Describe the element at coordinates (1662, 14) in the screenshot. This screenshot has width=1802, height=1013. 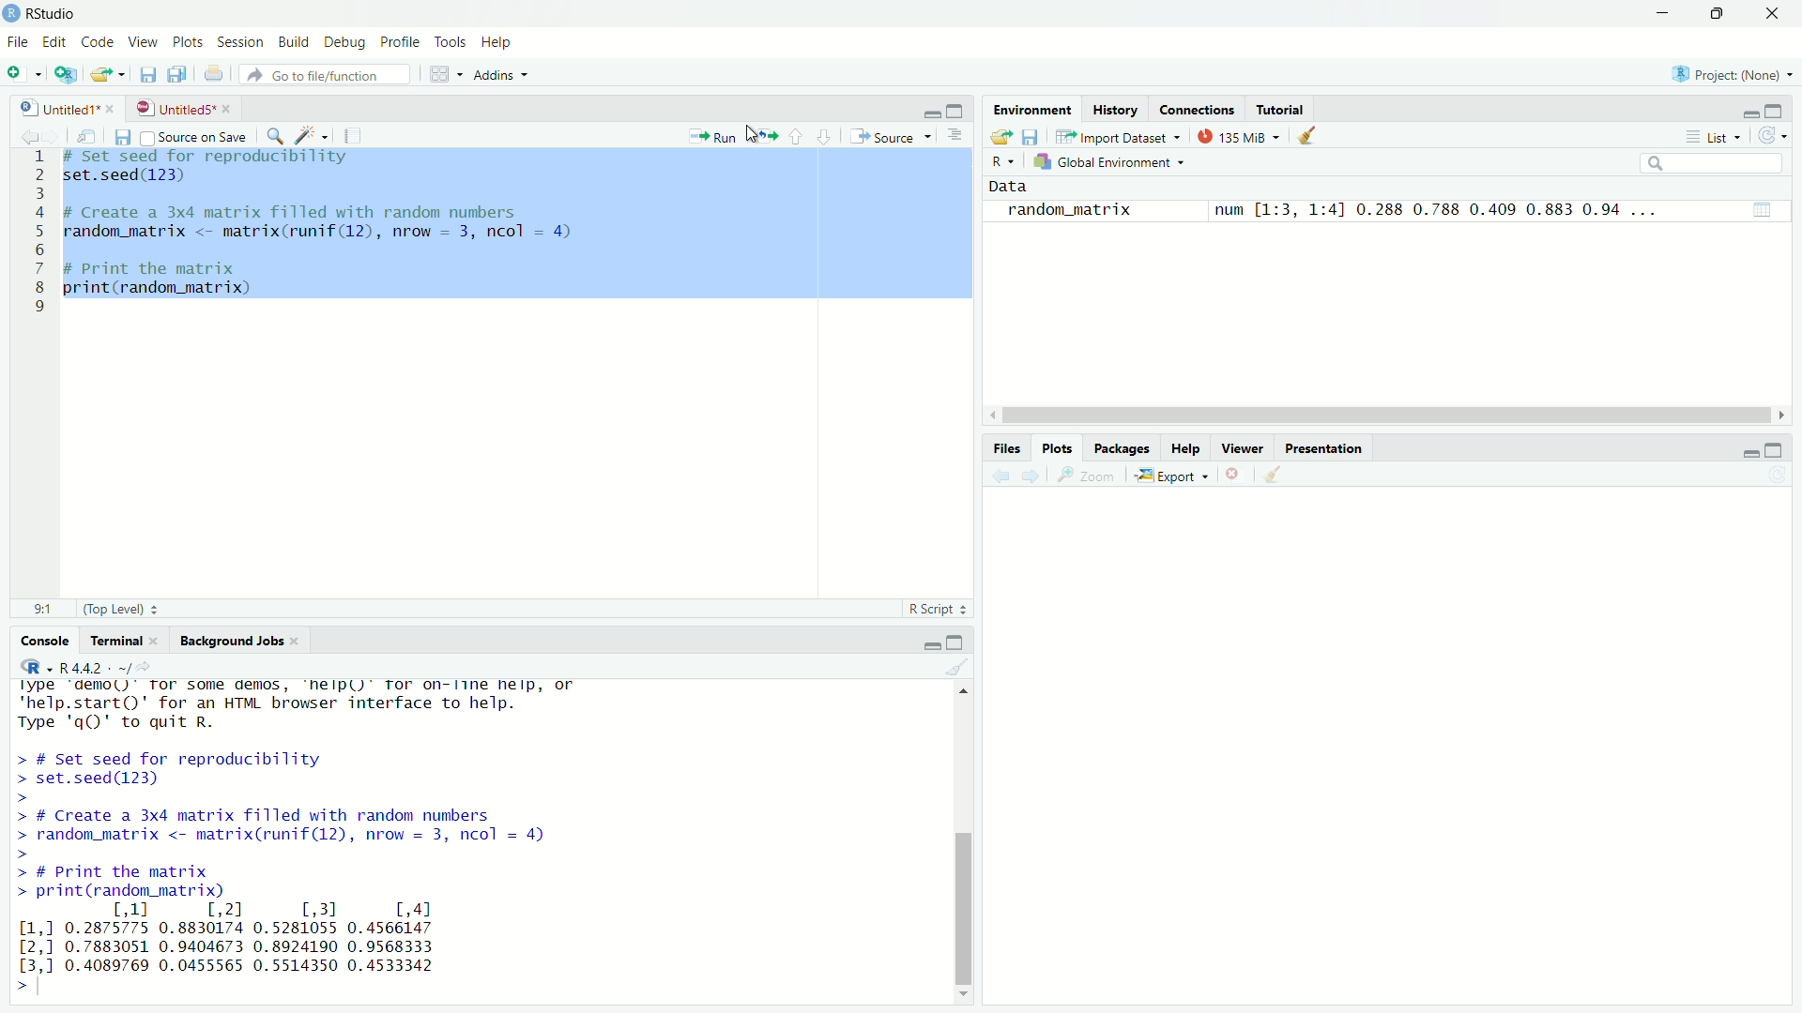
I see `minimise` at that location.